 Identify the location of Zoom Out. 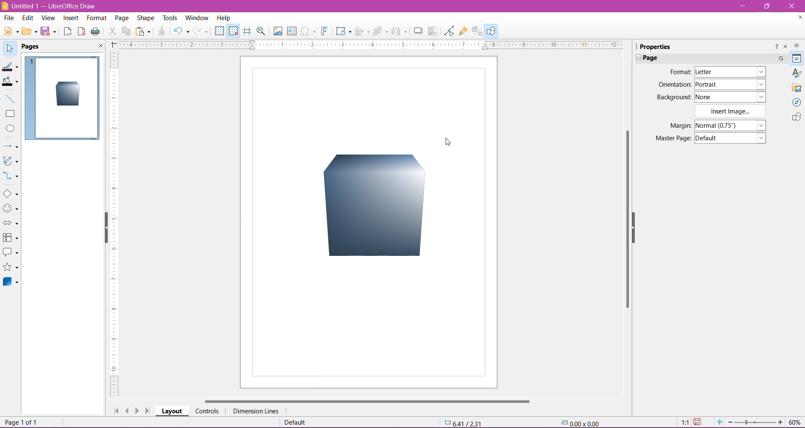
(730, 422).